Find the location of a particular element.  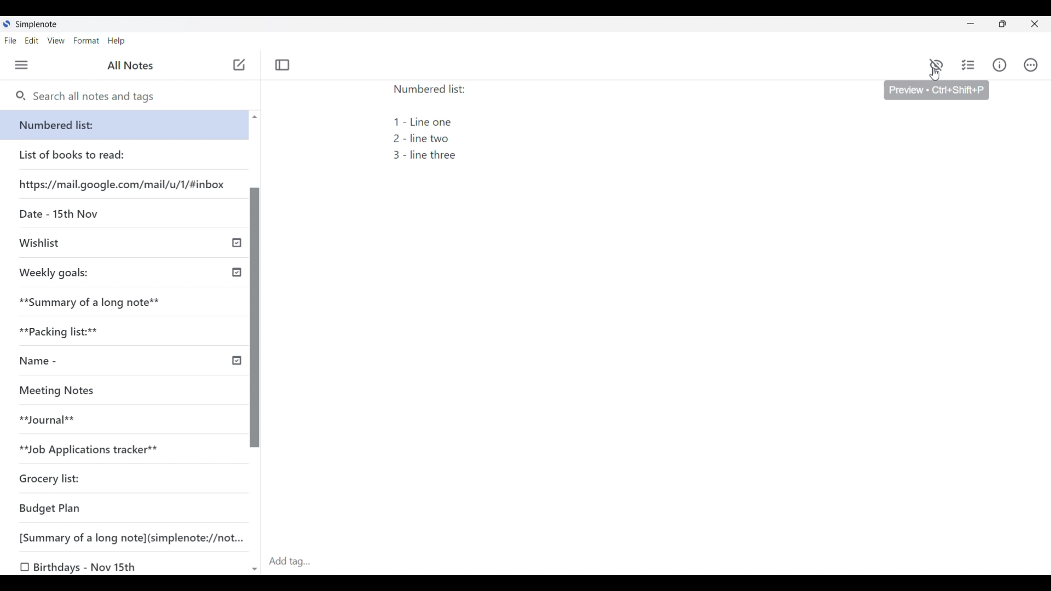

all notes is located at coordinates (130, 65).